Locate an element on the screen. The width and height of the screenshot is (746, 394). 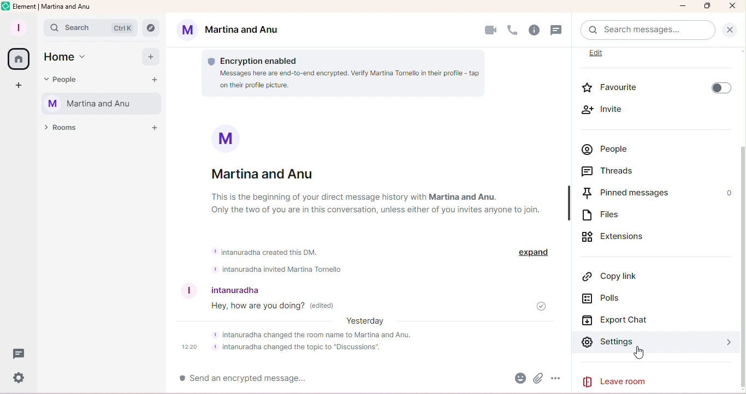
Threads is located at coordinates (557, 31).